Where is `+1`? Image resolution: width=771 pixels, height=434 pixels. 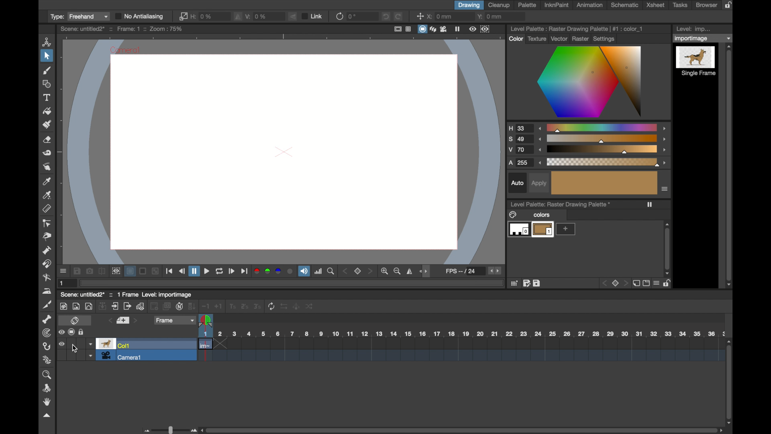 +1 is located at coordinates (219, 306).